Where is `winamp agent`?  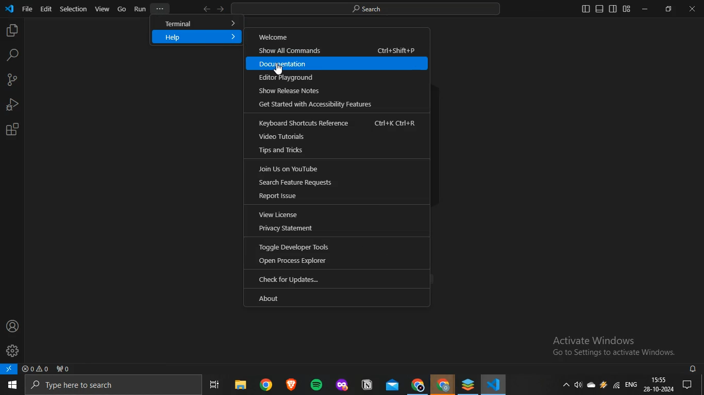
winamp agent is located at coordinates (604, 387).